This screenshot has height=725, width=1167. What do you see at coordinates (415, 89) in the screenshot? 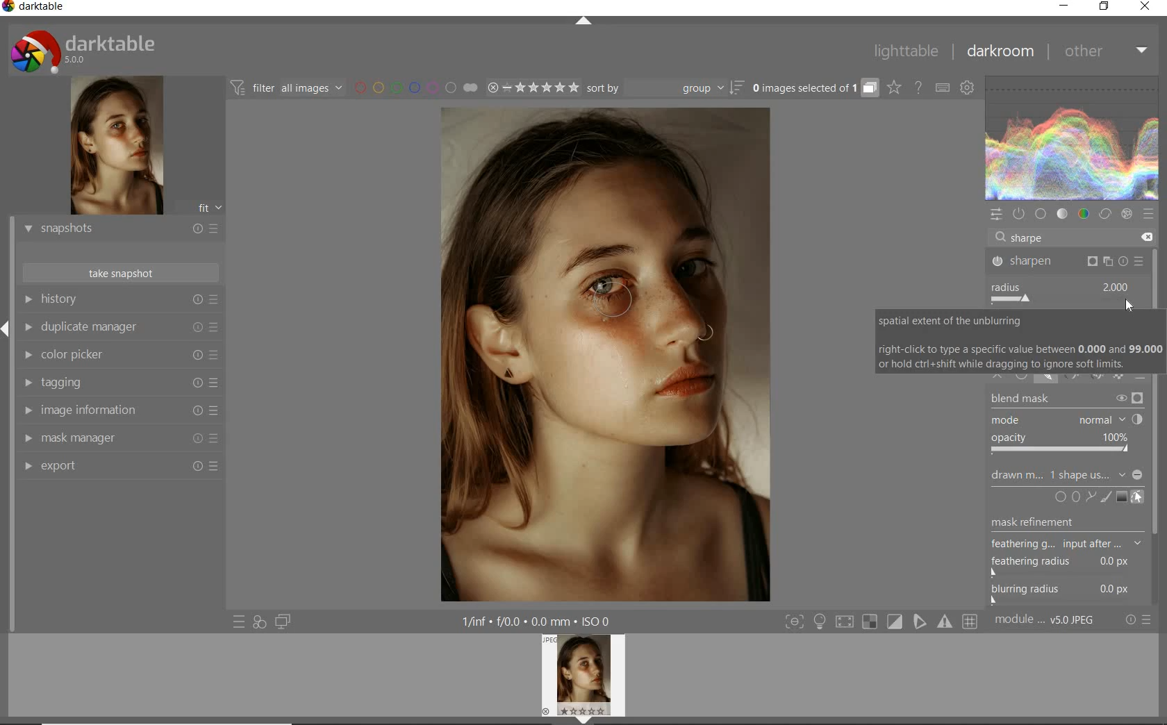
I see `filter by image color` at bounding box center [415, 89].